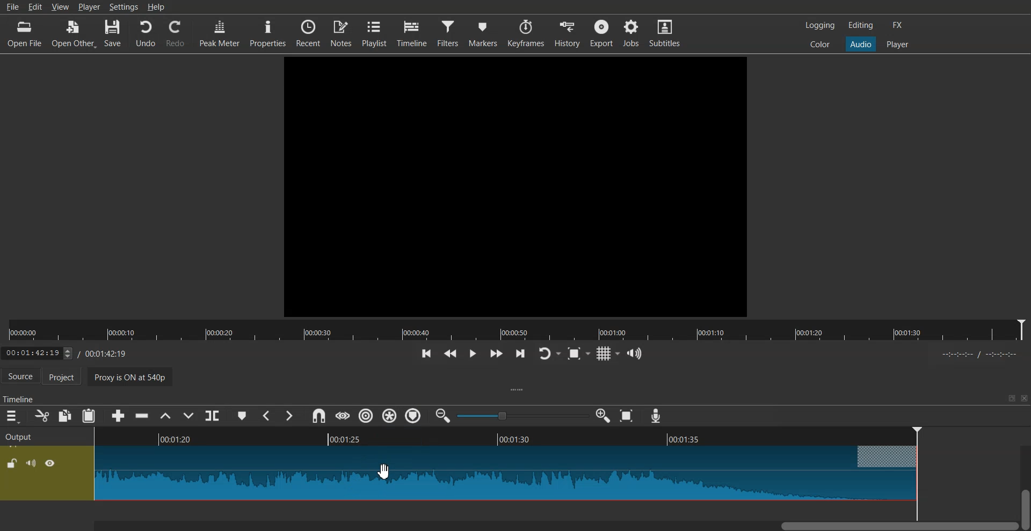  What do you see at coordinates (213, 416) in the screenshot?
I see `Split on playhead` at bounding box center [213, 416].